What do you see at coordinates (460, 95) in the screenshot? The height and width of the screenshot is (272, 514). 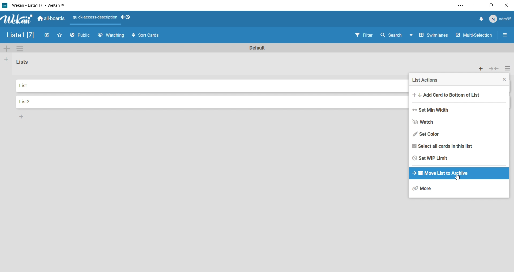 I see `Add card to bottom of list` at bounding box center [460, 95].